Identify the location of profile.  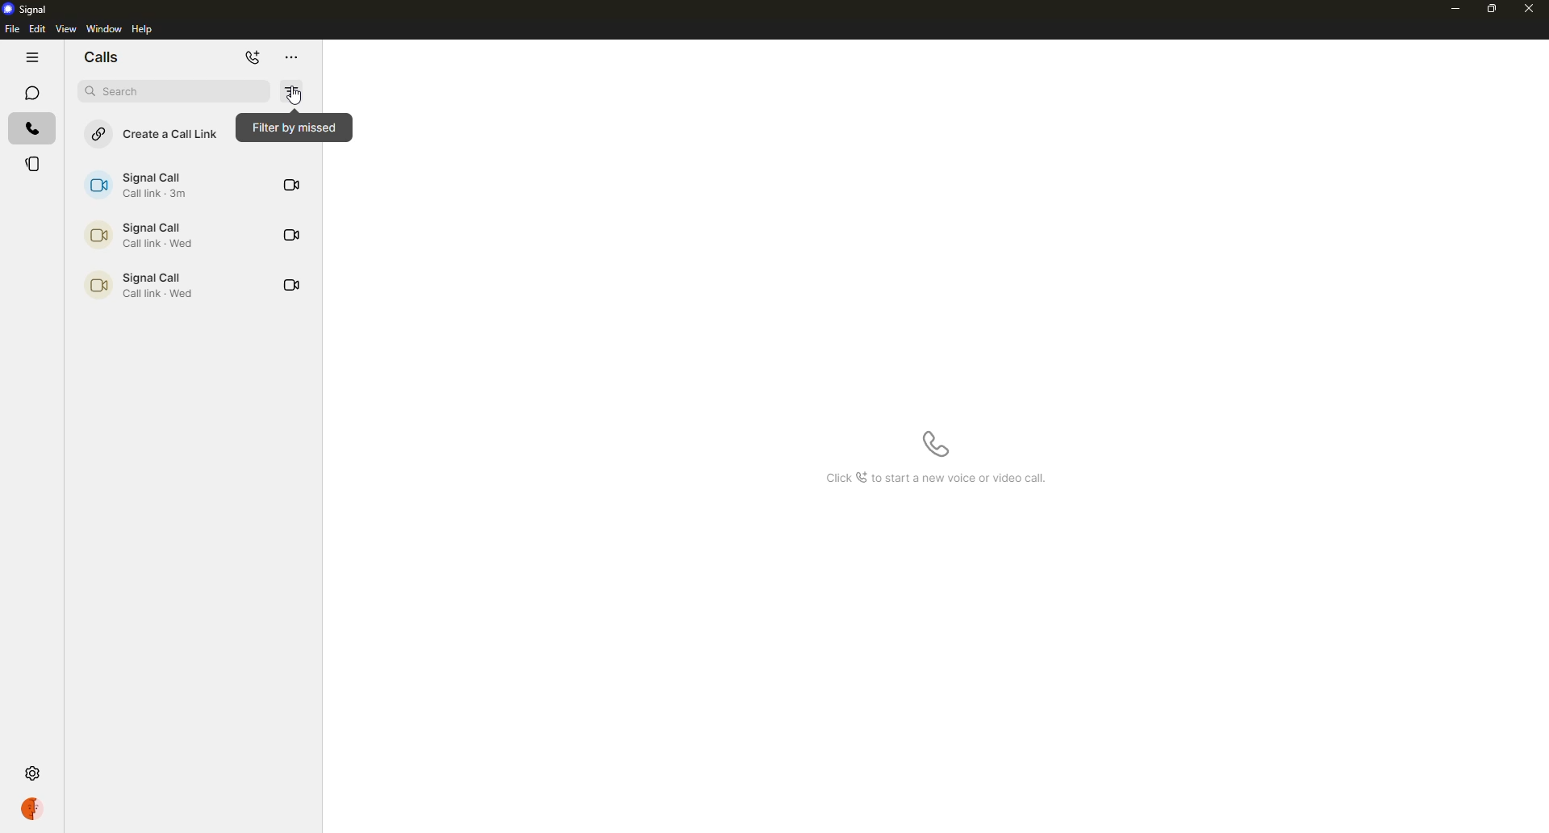
(31, 809).